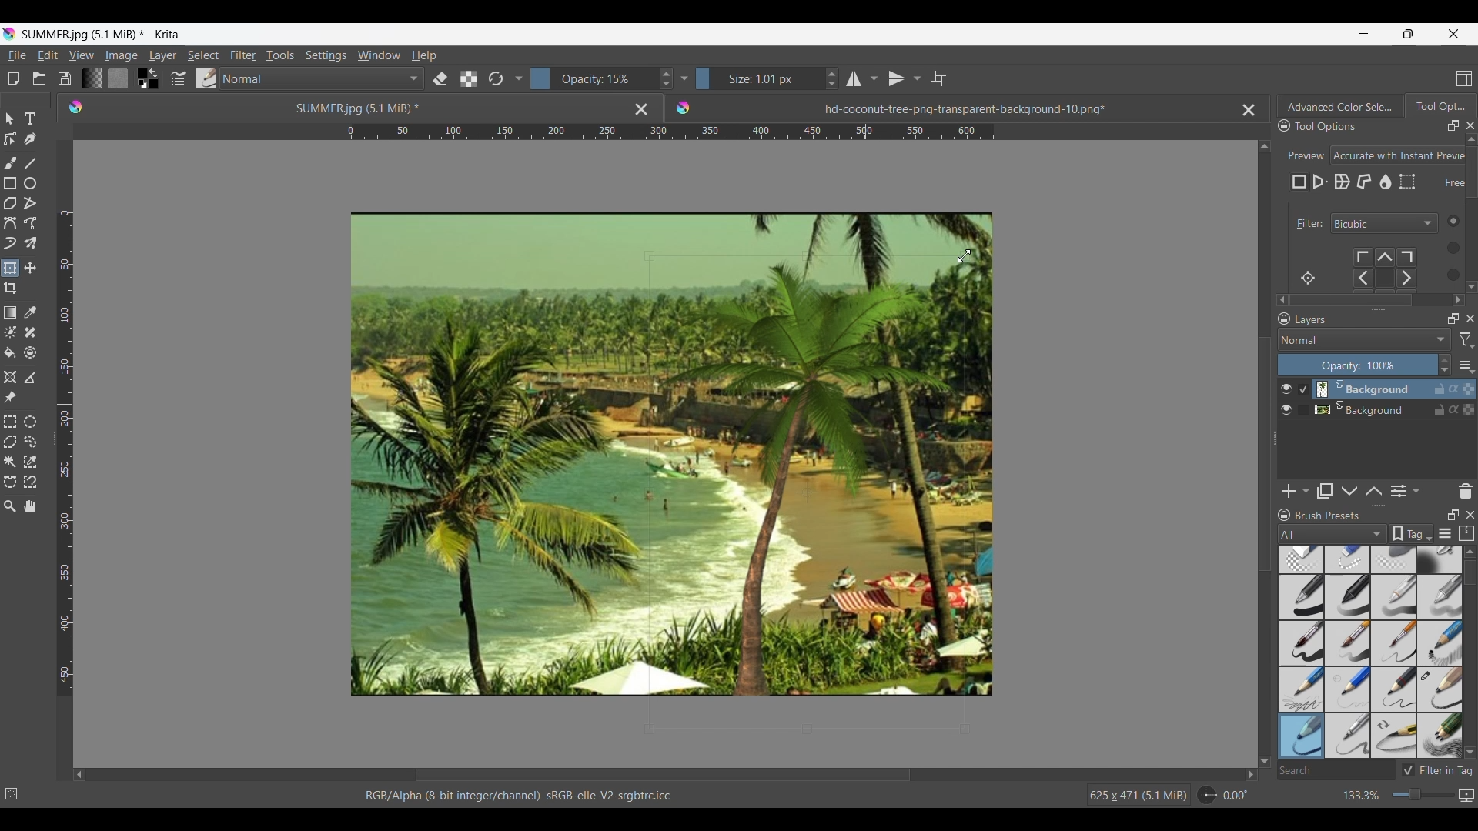  Describe the element at coordinates (1362, 389) in the screenshot. I see `Selected layer` at that location.